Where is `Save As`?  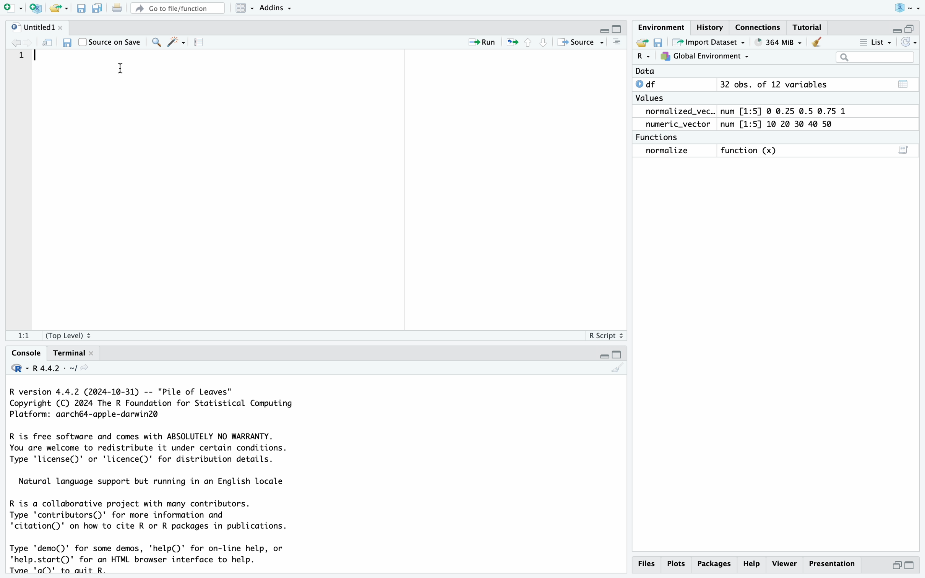
Save As is located at coordinates (97, 9).